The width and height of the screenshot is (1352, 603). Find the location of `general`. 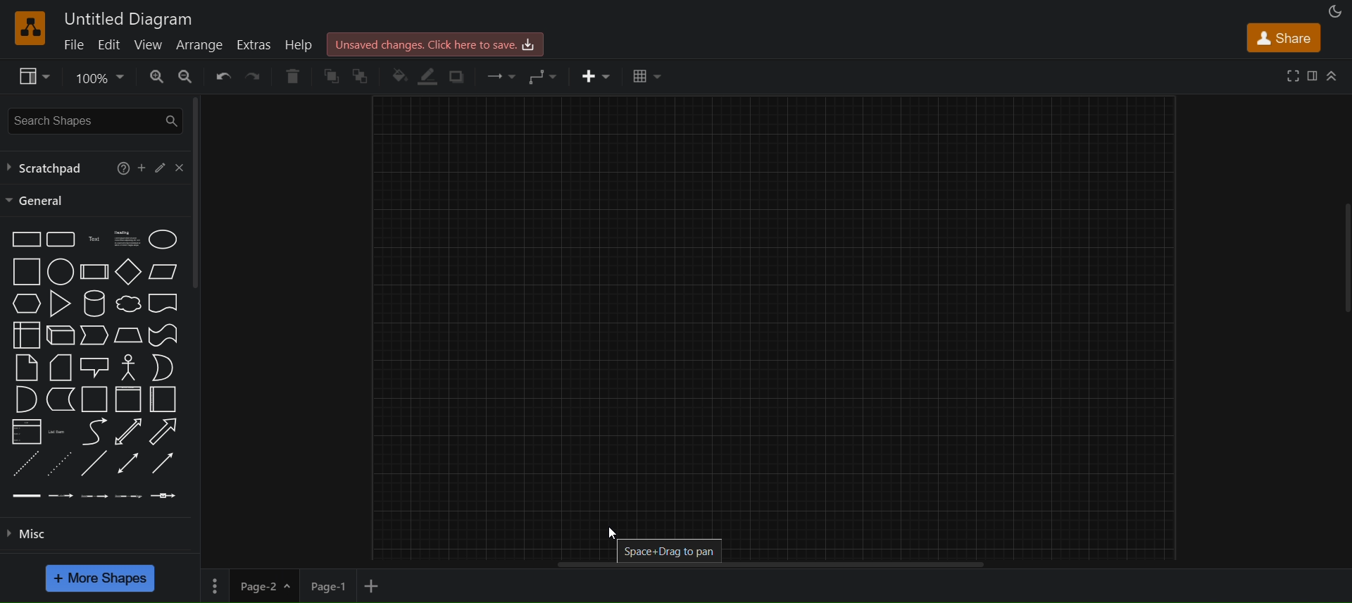

general is located at coordinates (37, 200).